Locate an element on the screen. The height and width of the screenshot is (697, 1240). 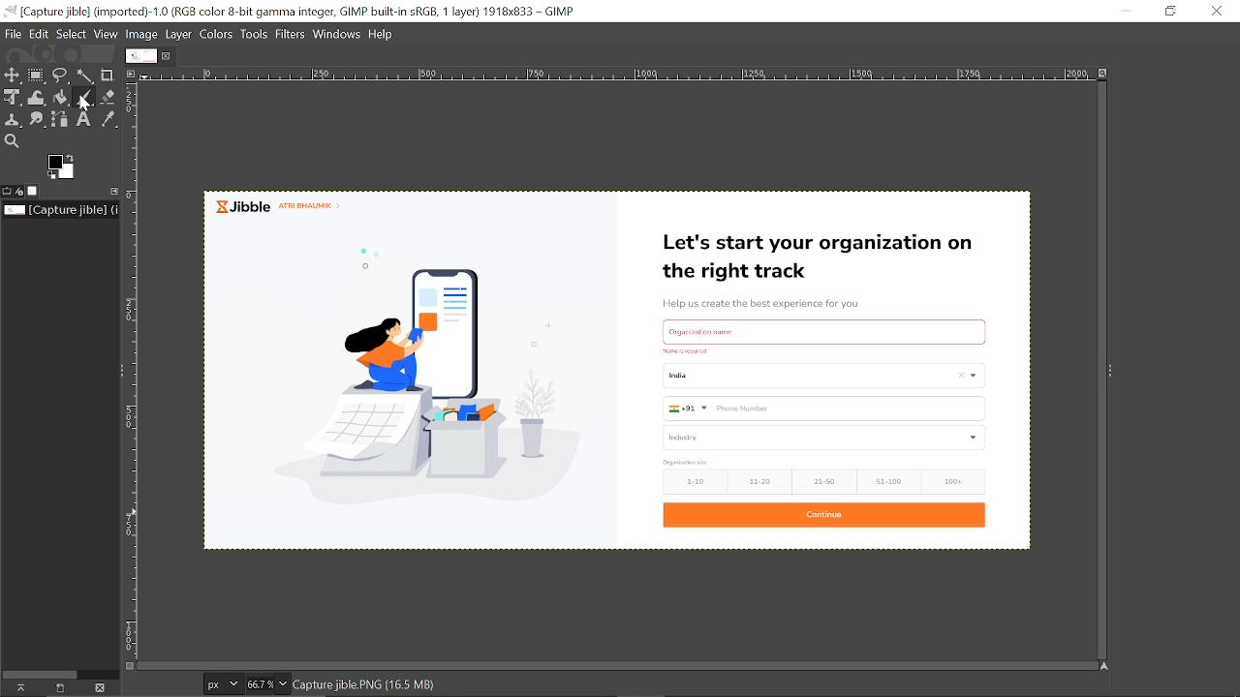
Device status is located at coordinates (21, 192).